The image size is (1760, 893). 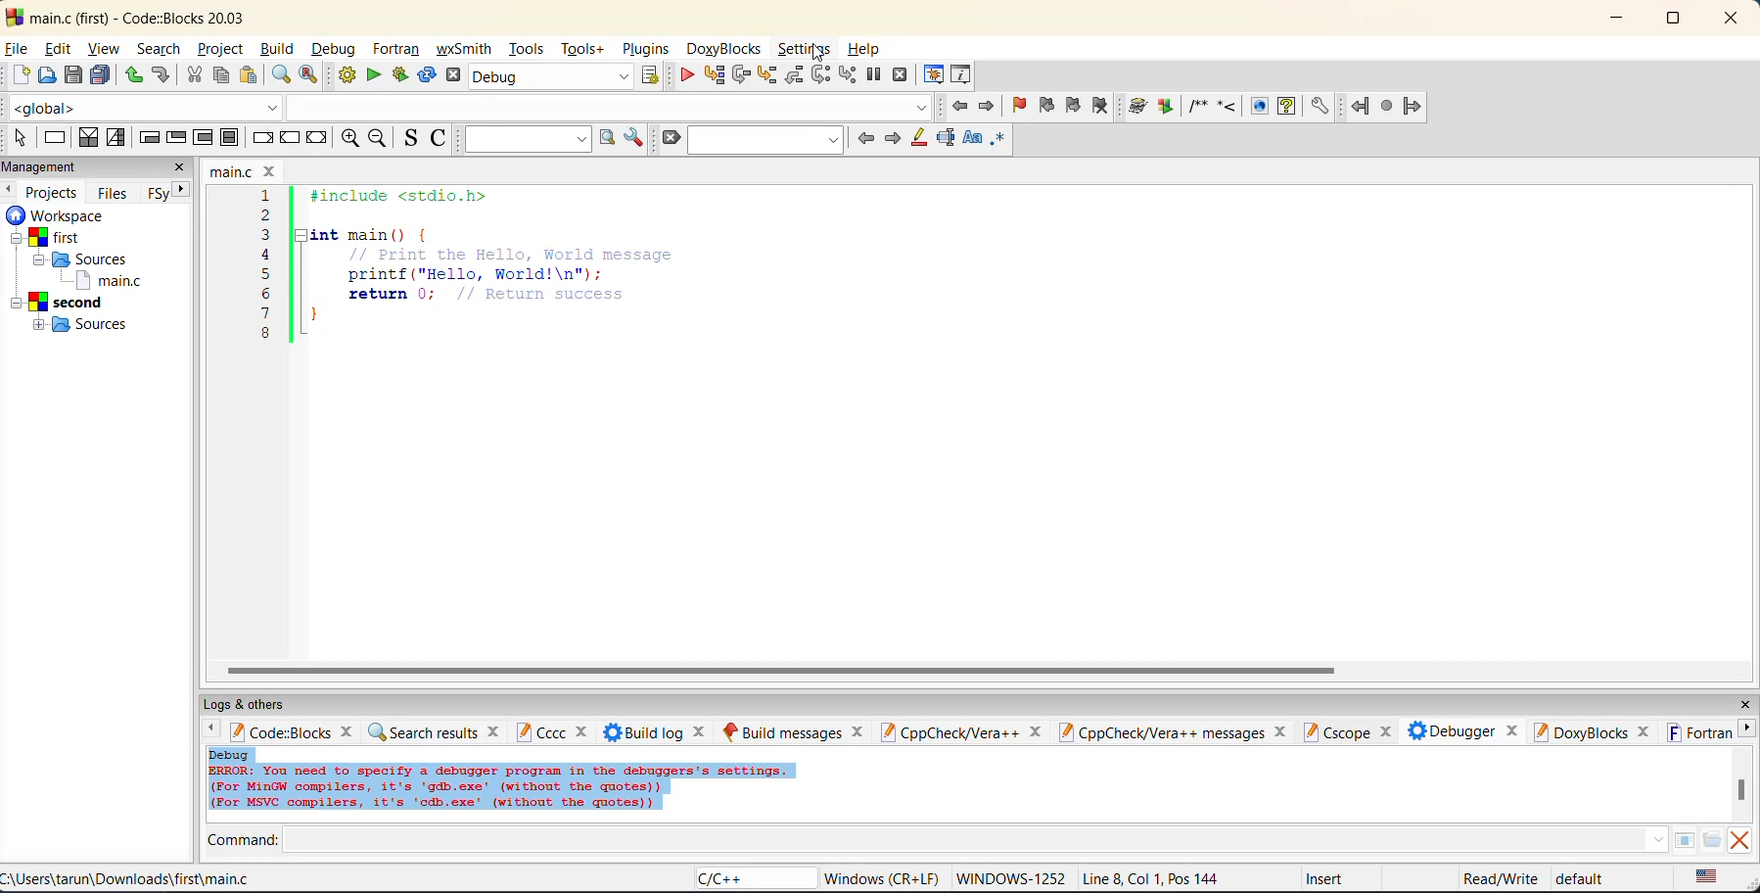 I want to click on command, so click(x=956, y=841).